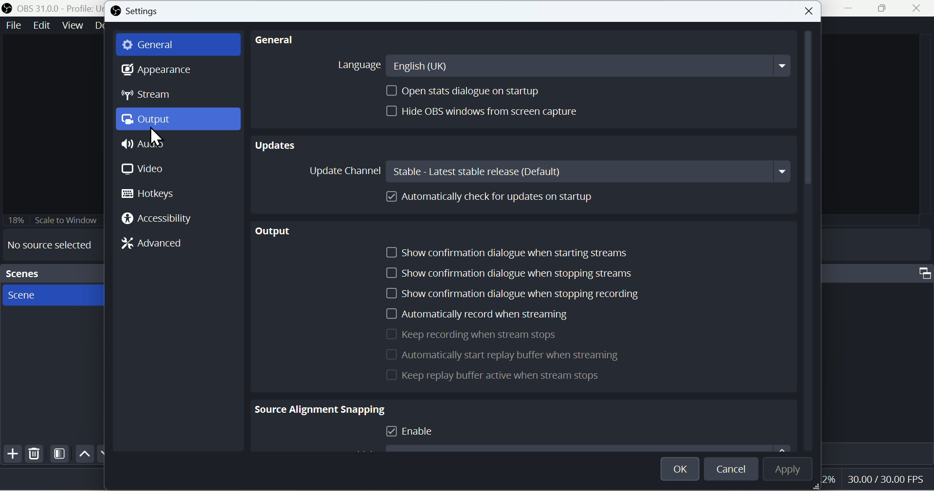 This screenshot has width=934, height=491. Describe the element at coordinates (283, 41) in the screenshot. I see `general` at that location.